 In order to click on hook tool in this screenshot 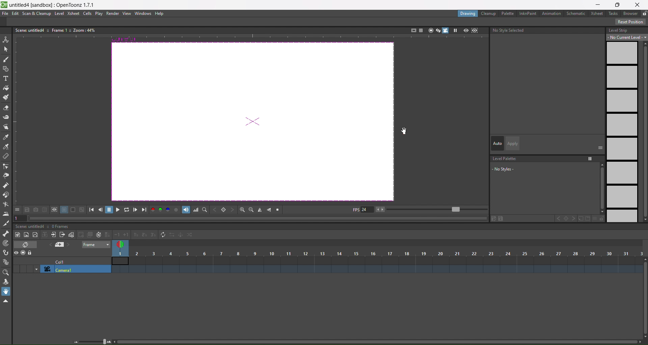, I will do `click(6, 253)`.